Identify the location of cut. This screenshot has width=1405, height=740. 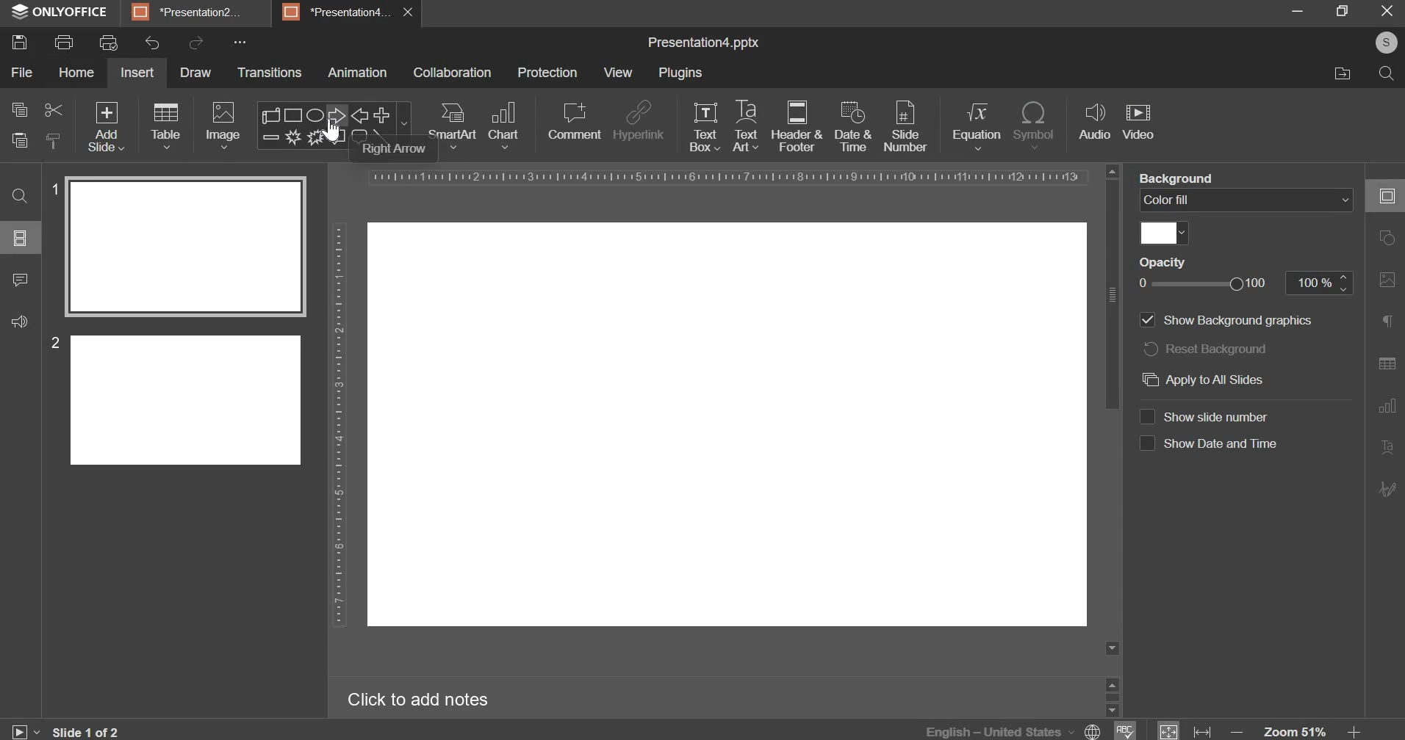
(51, 109).